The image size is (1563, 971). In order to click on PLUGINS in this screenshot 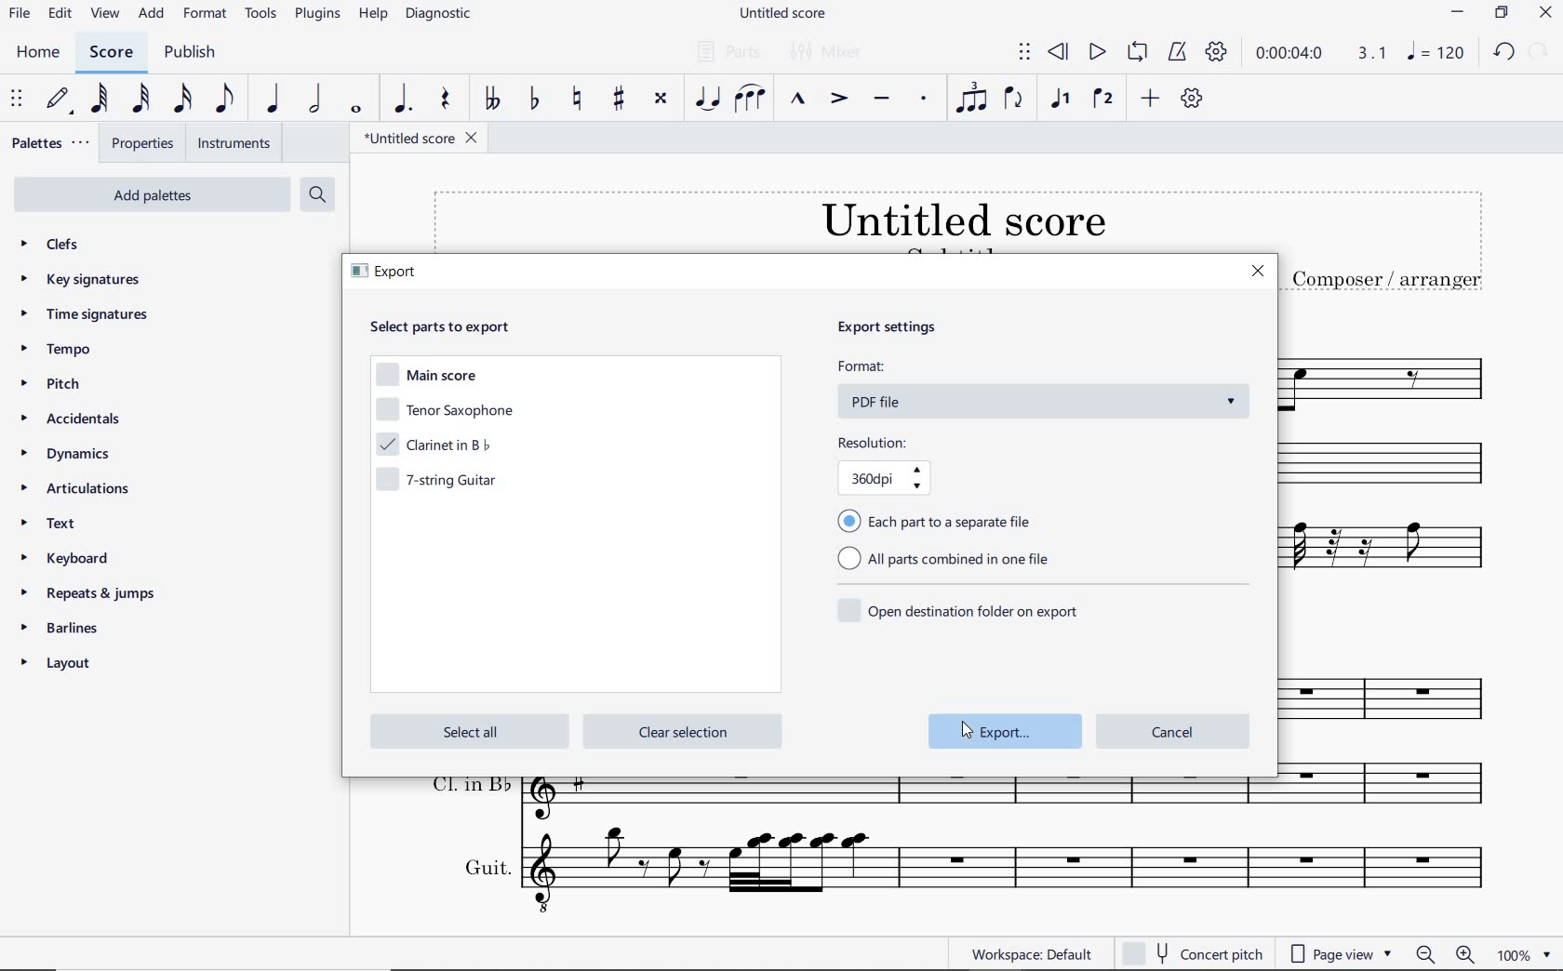, I will do `click(320, 18)`.